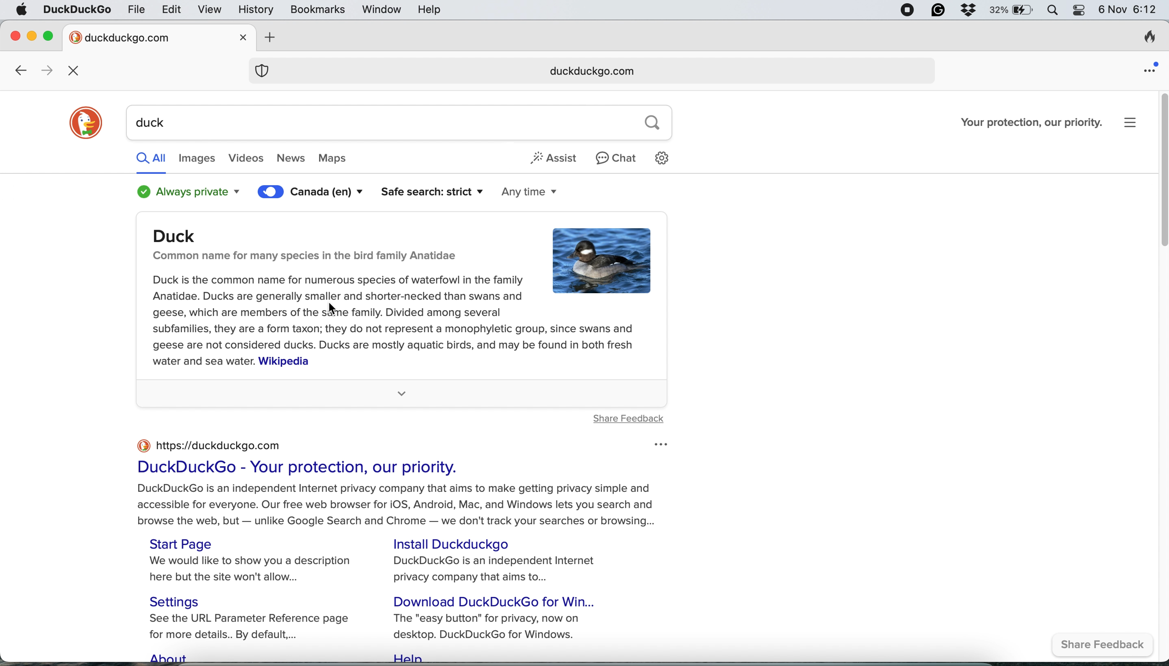  What do you see at coordinates (1032, 122) in the screenshot?
I see `Your protection, our priority.` at bounding box center [1032, 122].